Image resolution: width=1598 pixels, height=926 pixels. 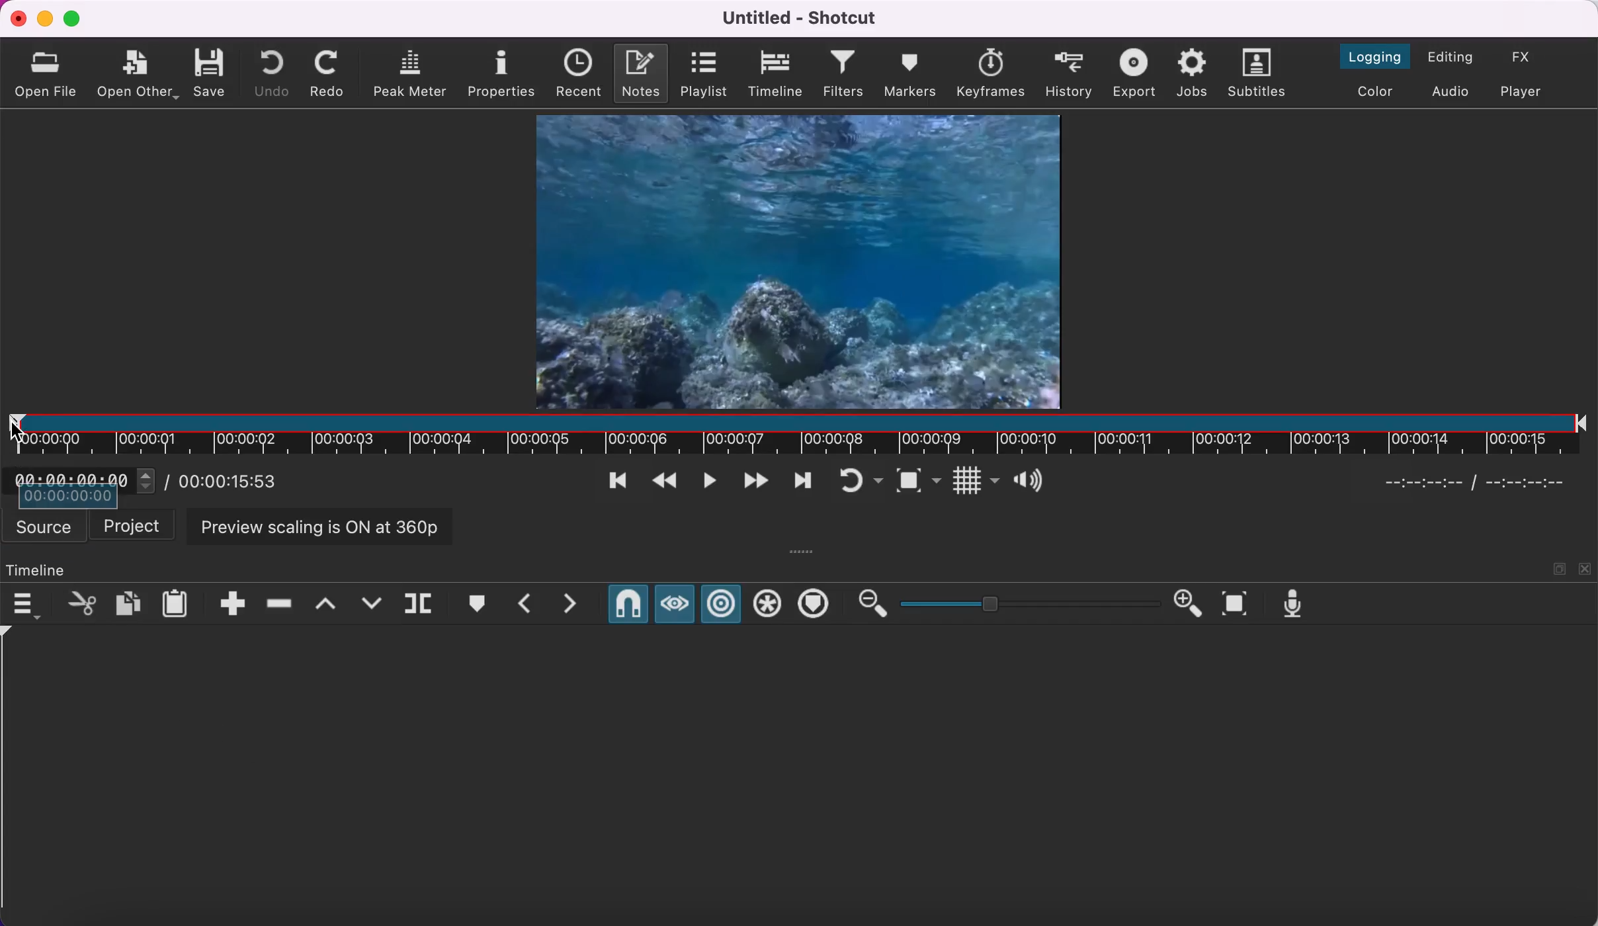 I want to click on open other, so click(x=139, y=75).